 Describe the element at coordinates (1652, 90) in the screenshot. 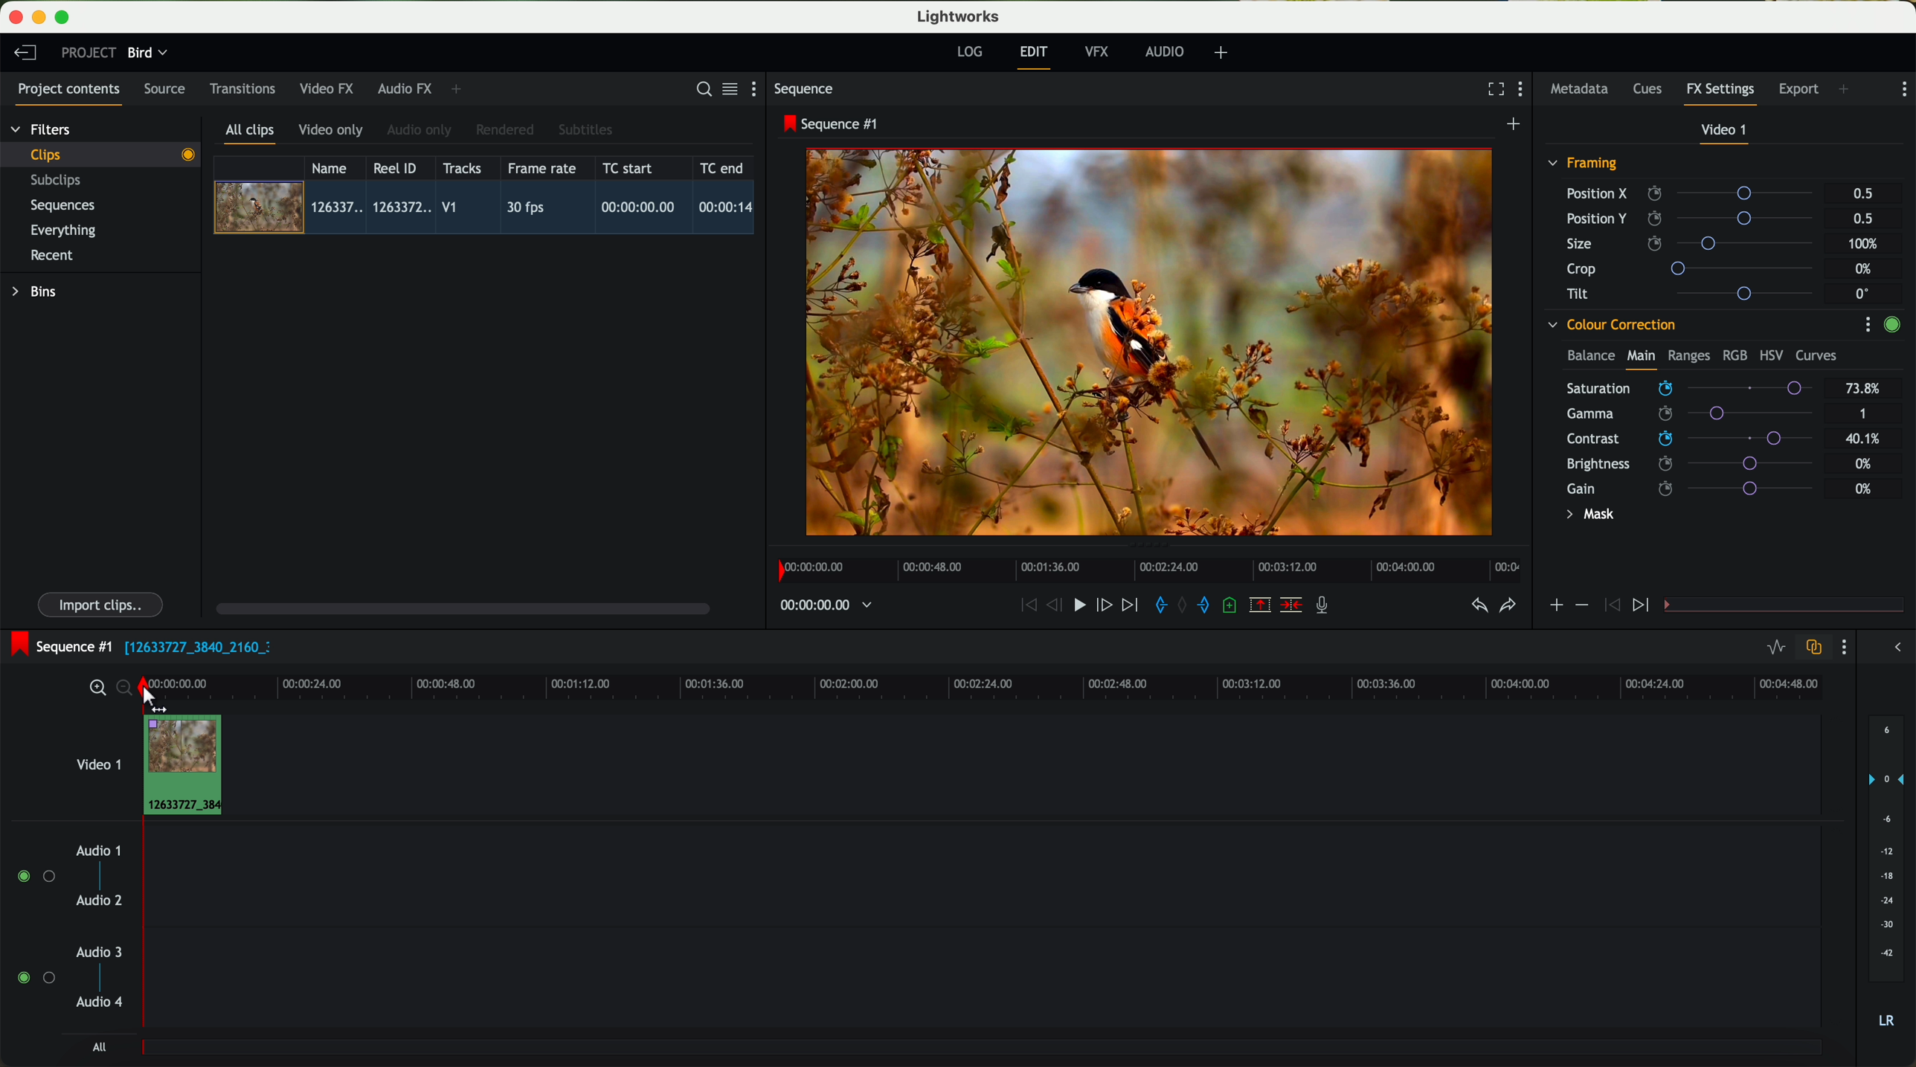

I see `cues` at that location.